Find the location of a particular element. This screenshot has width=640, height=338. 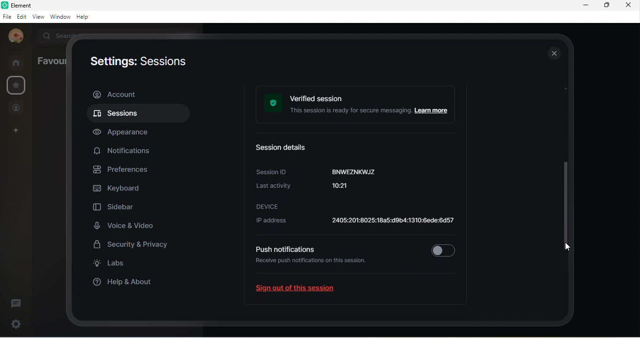

sidebar is located at coordinates (116, 208).